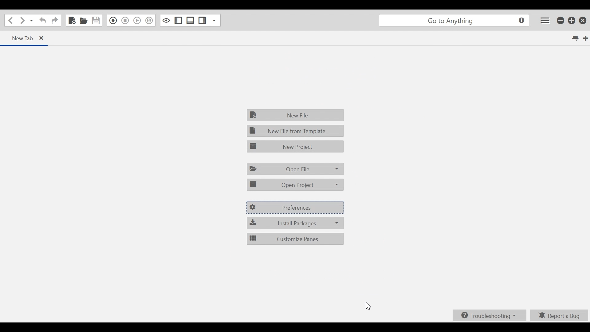 The height and width of the screenshot is (332, 590). I want to click on Report a Bug, so click(559, 315).